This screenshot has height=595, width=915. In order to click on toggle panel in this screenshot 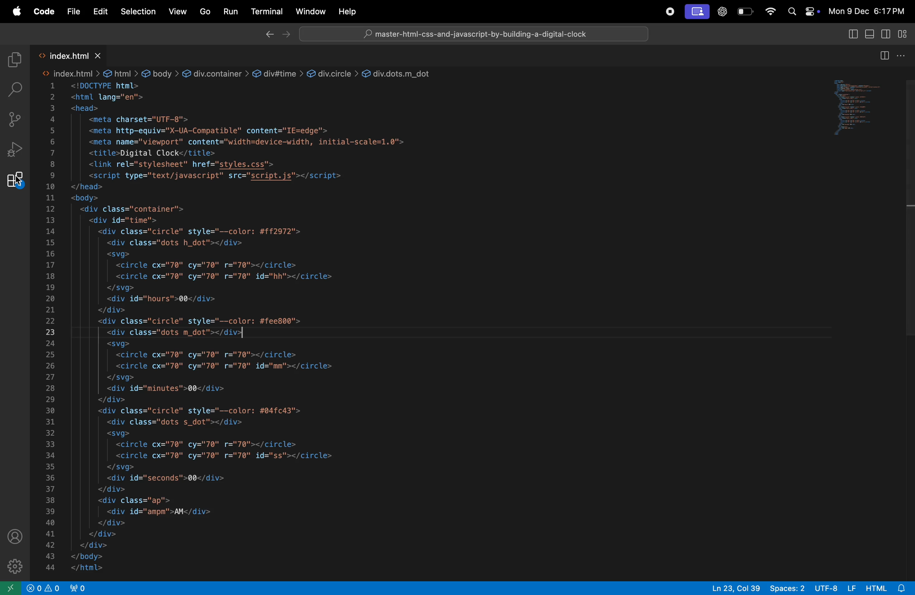, I will do `click(868, 33)`.